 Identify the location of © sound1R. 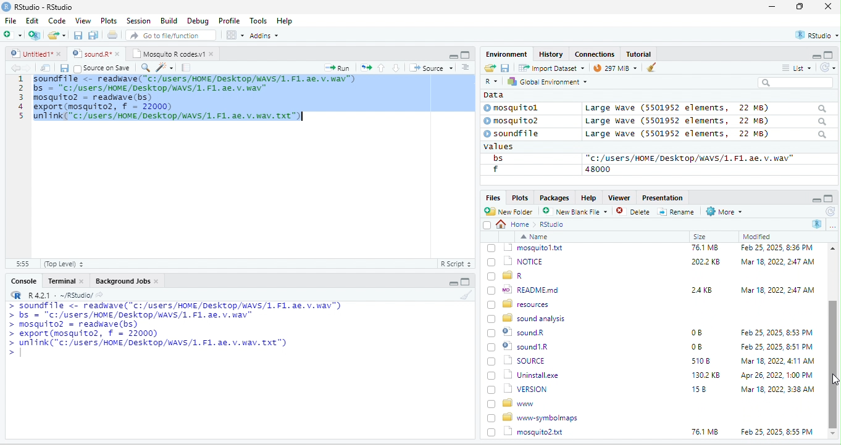
(520, 407).